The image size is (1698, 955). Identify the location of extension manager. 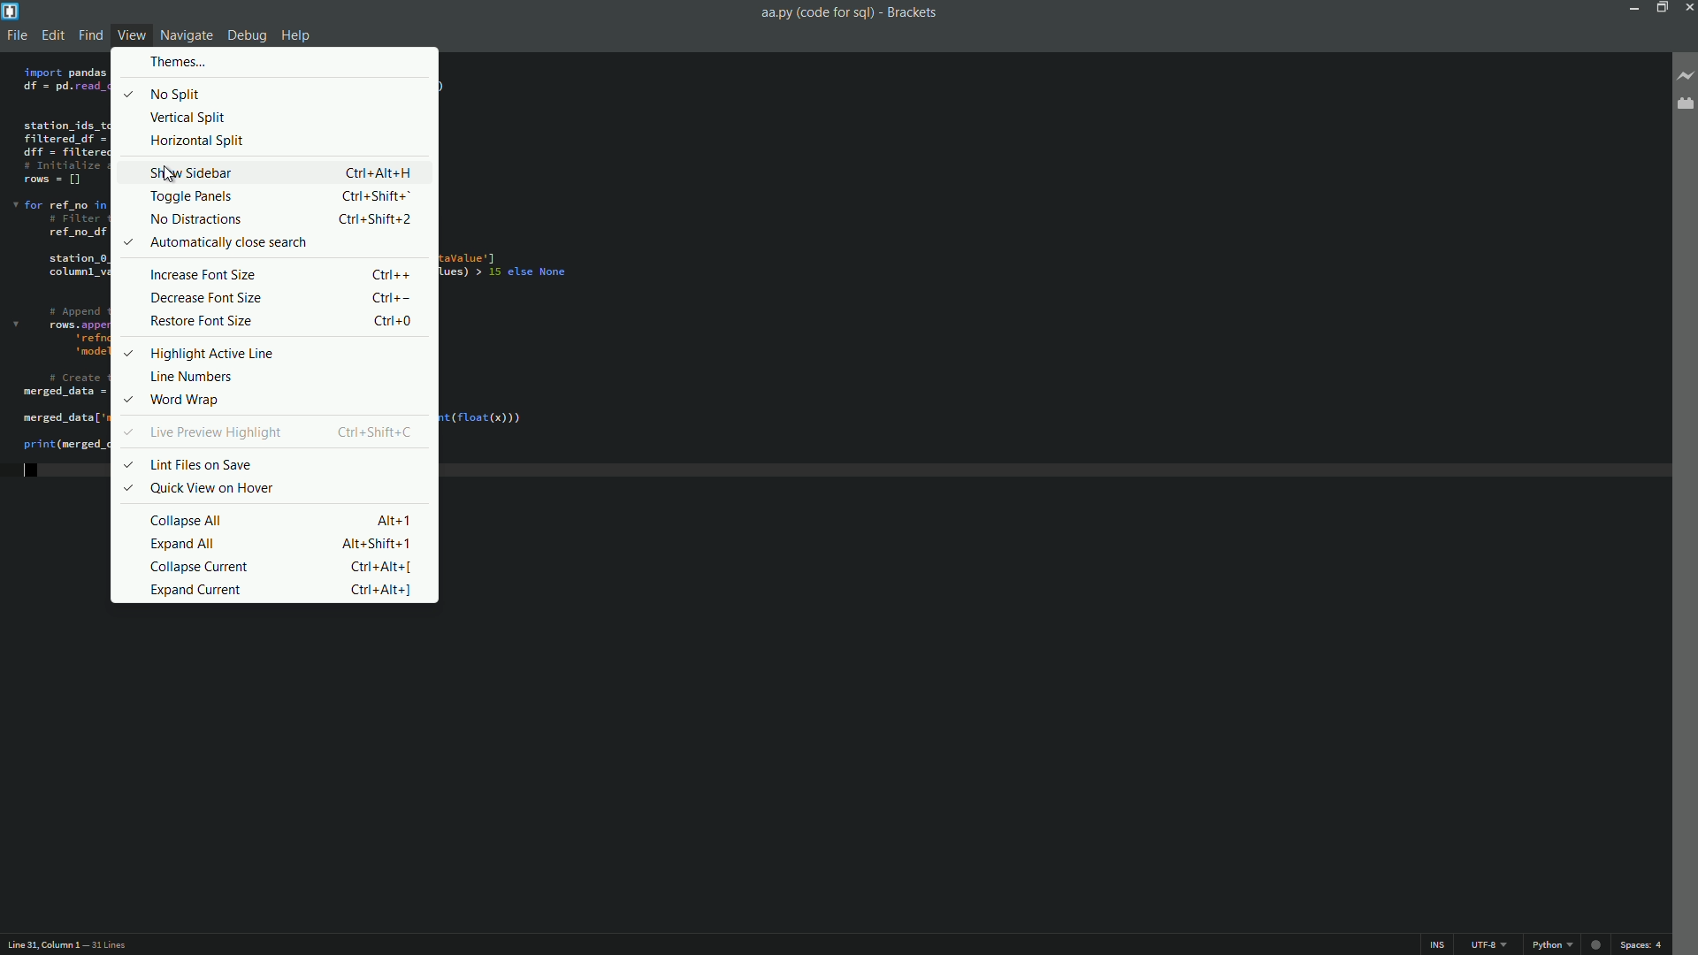
(1684, 104).